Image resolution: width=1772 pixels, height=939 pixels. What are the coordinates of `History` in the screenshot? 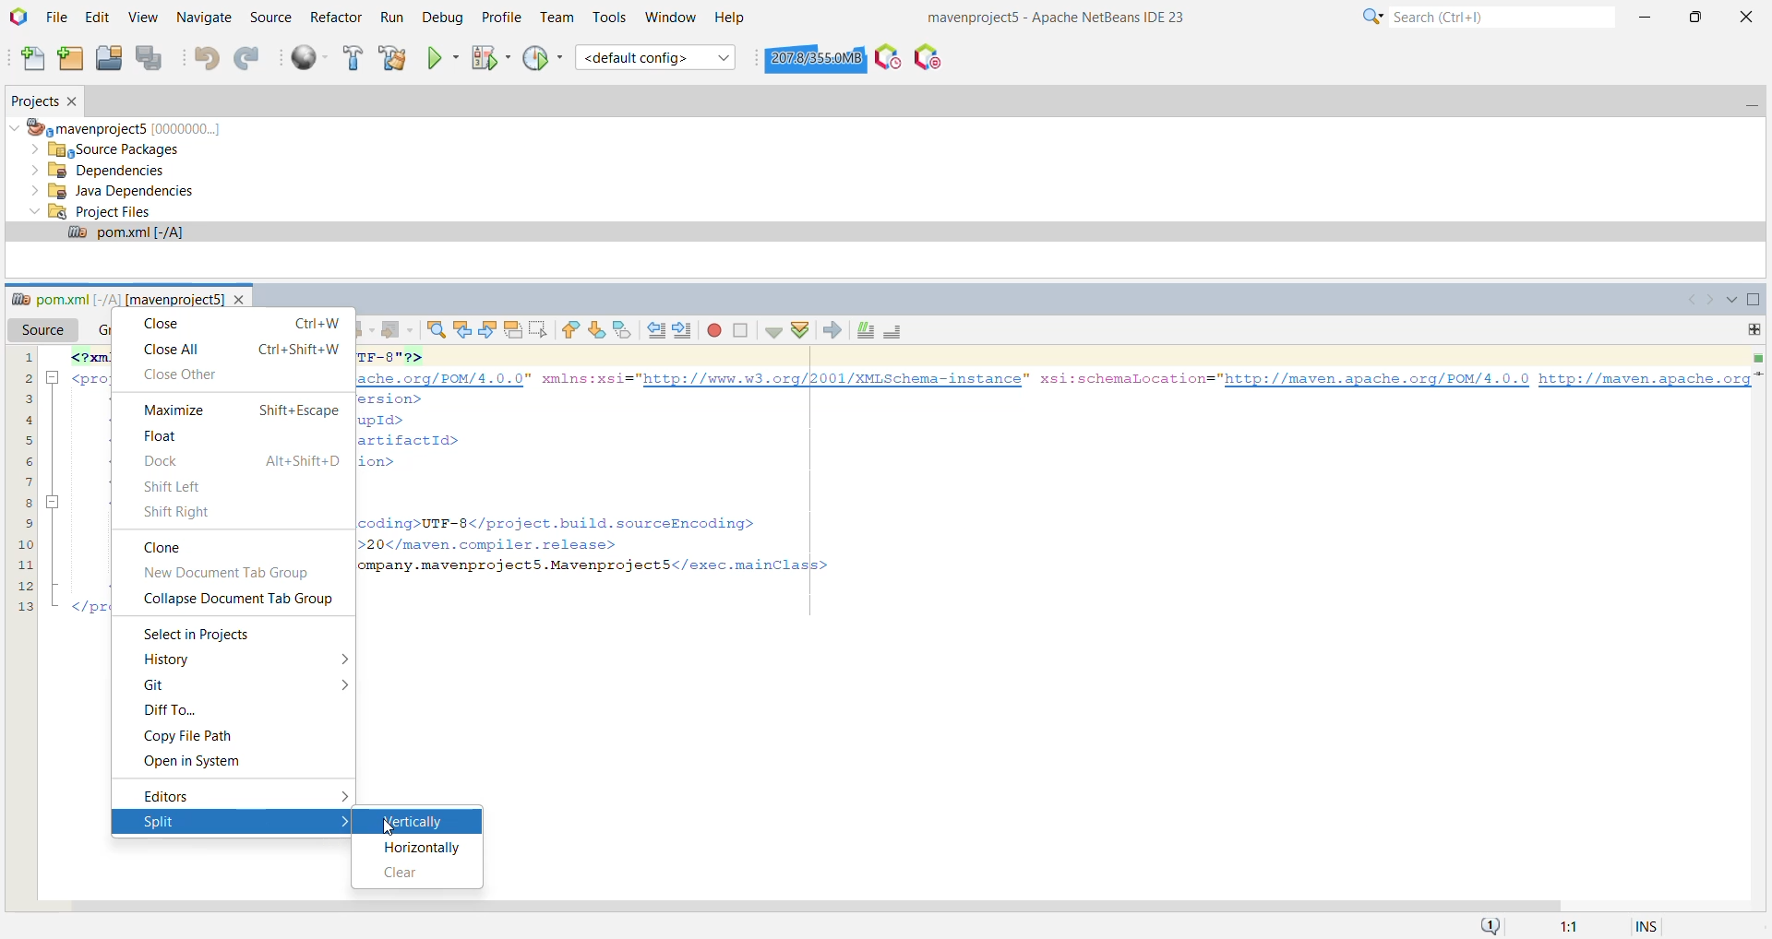 It's located at (175, 660).